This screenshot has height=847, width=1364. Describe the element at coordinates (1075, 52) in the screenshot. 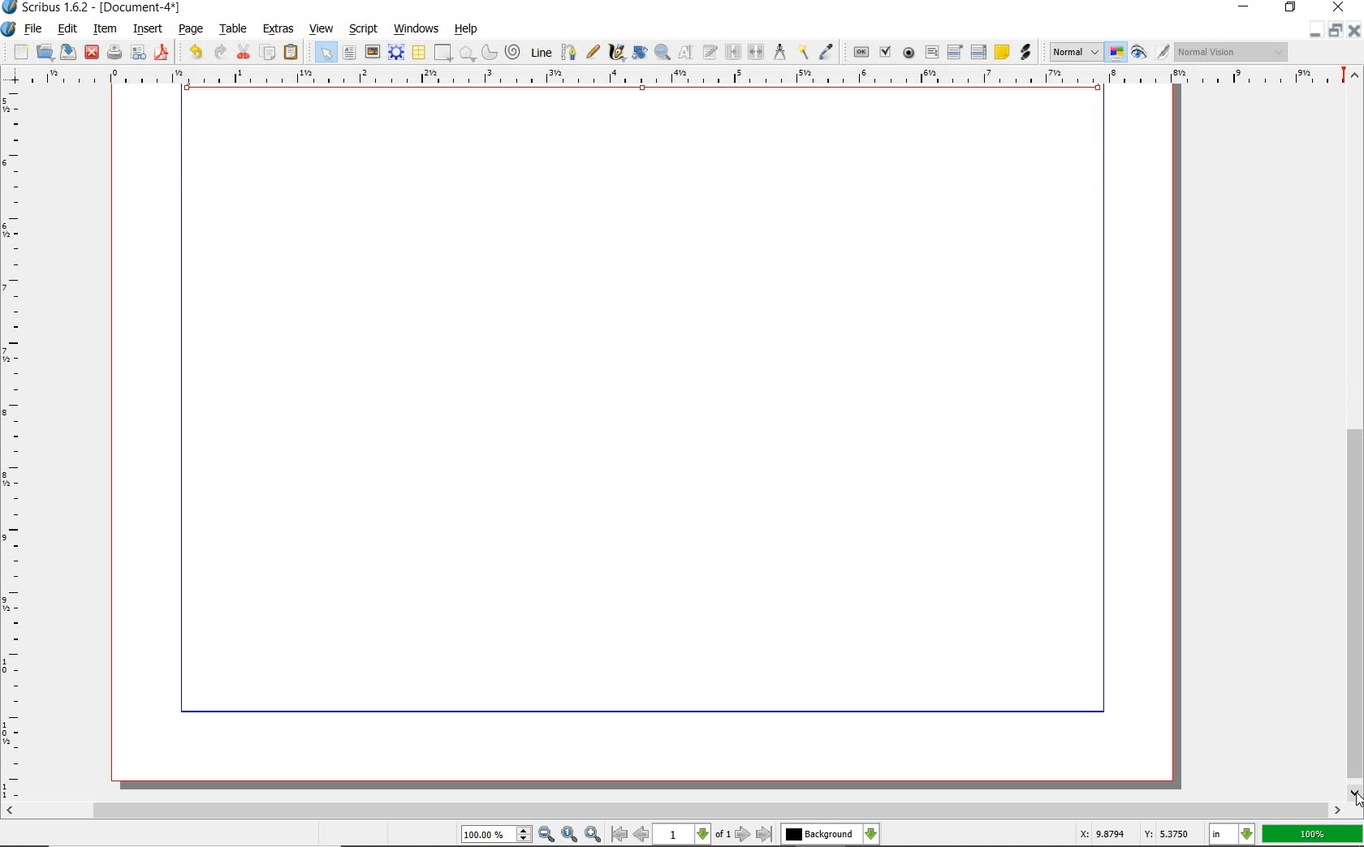

I see `Normal` at that location.